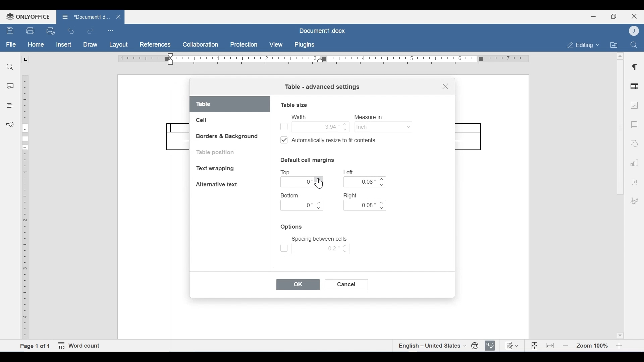  Describe the element at coordinates (302, 205) in the screenshot. I see `0` at that location.